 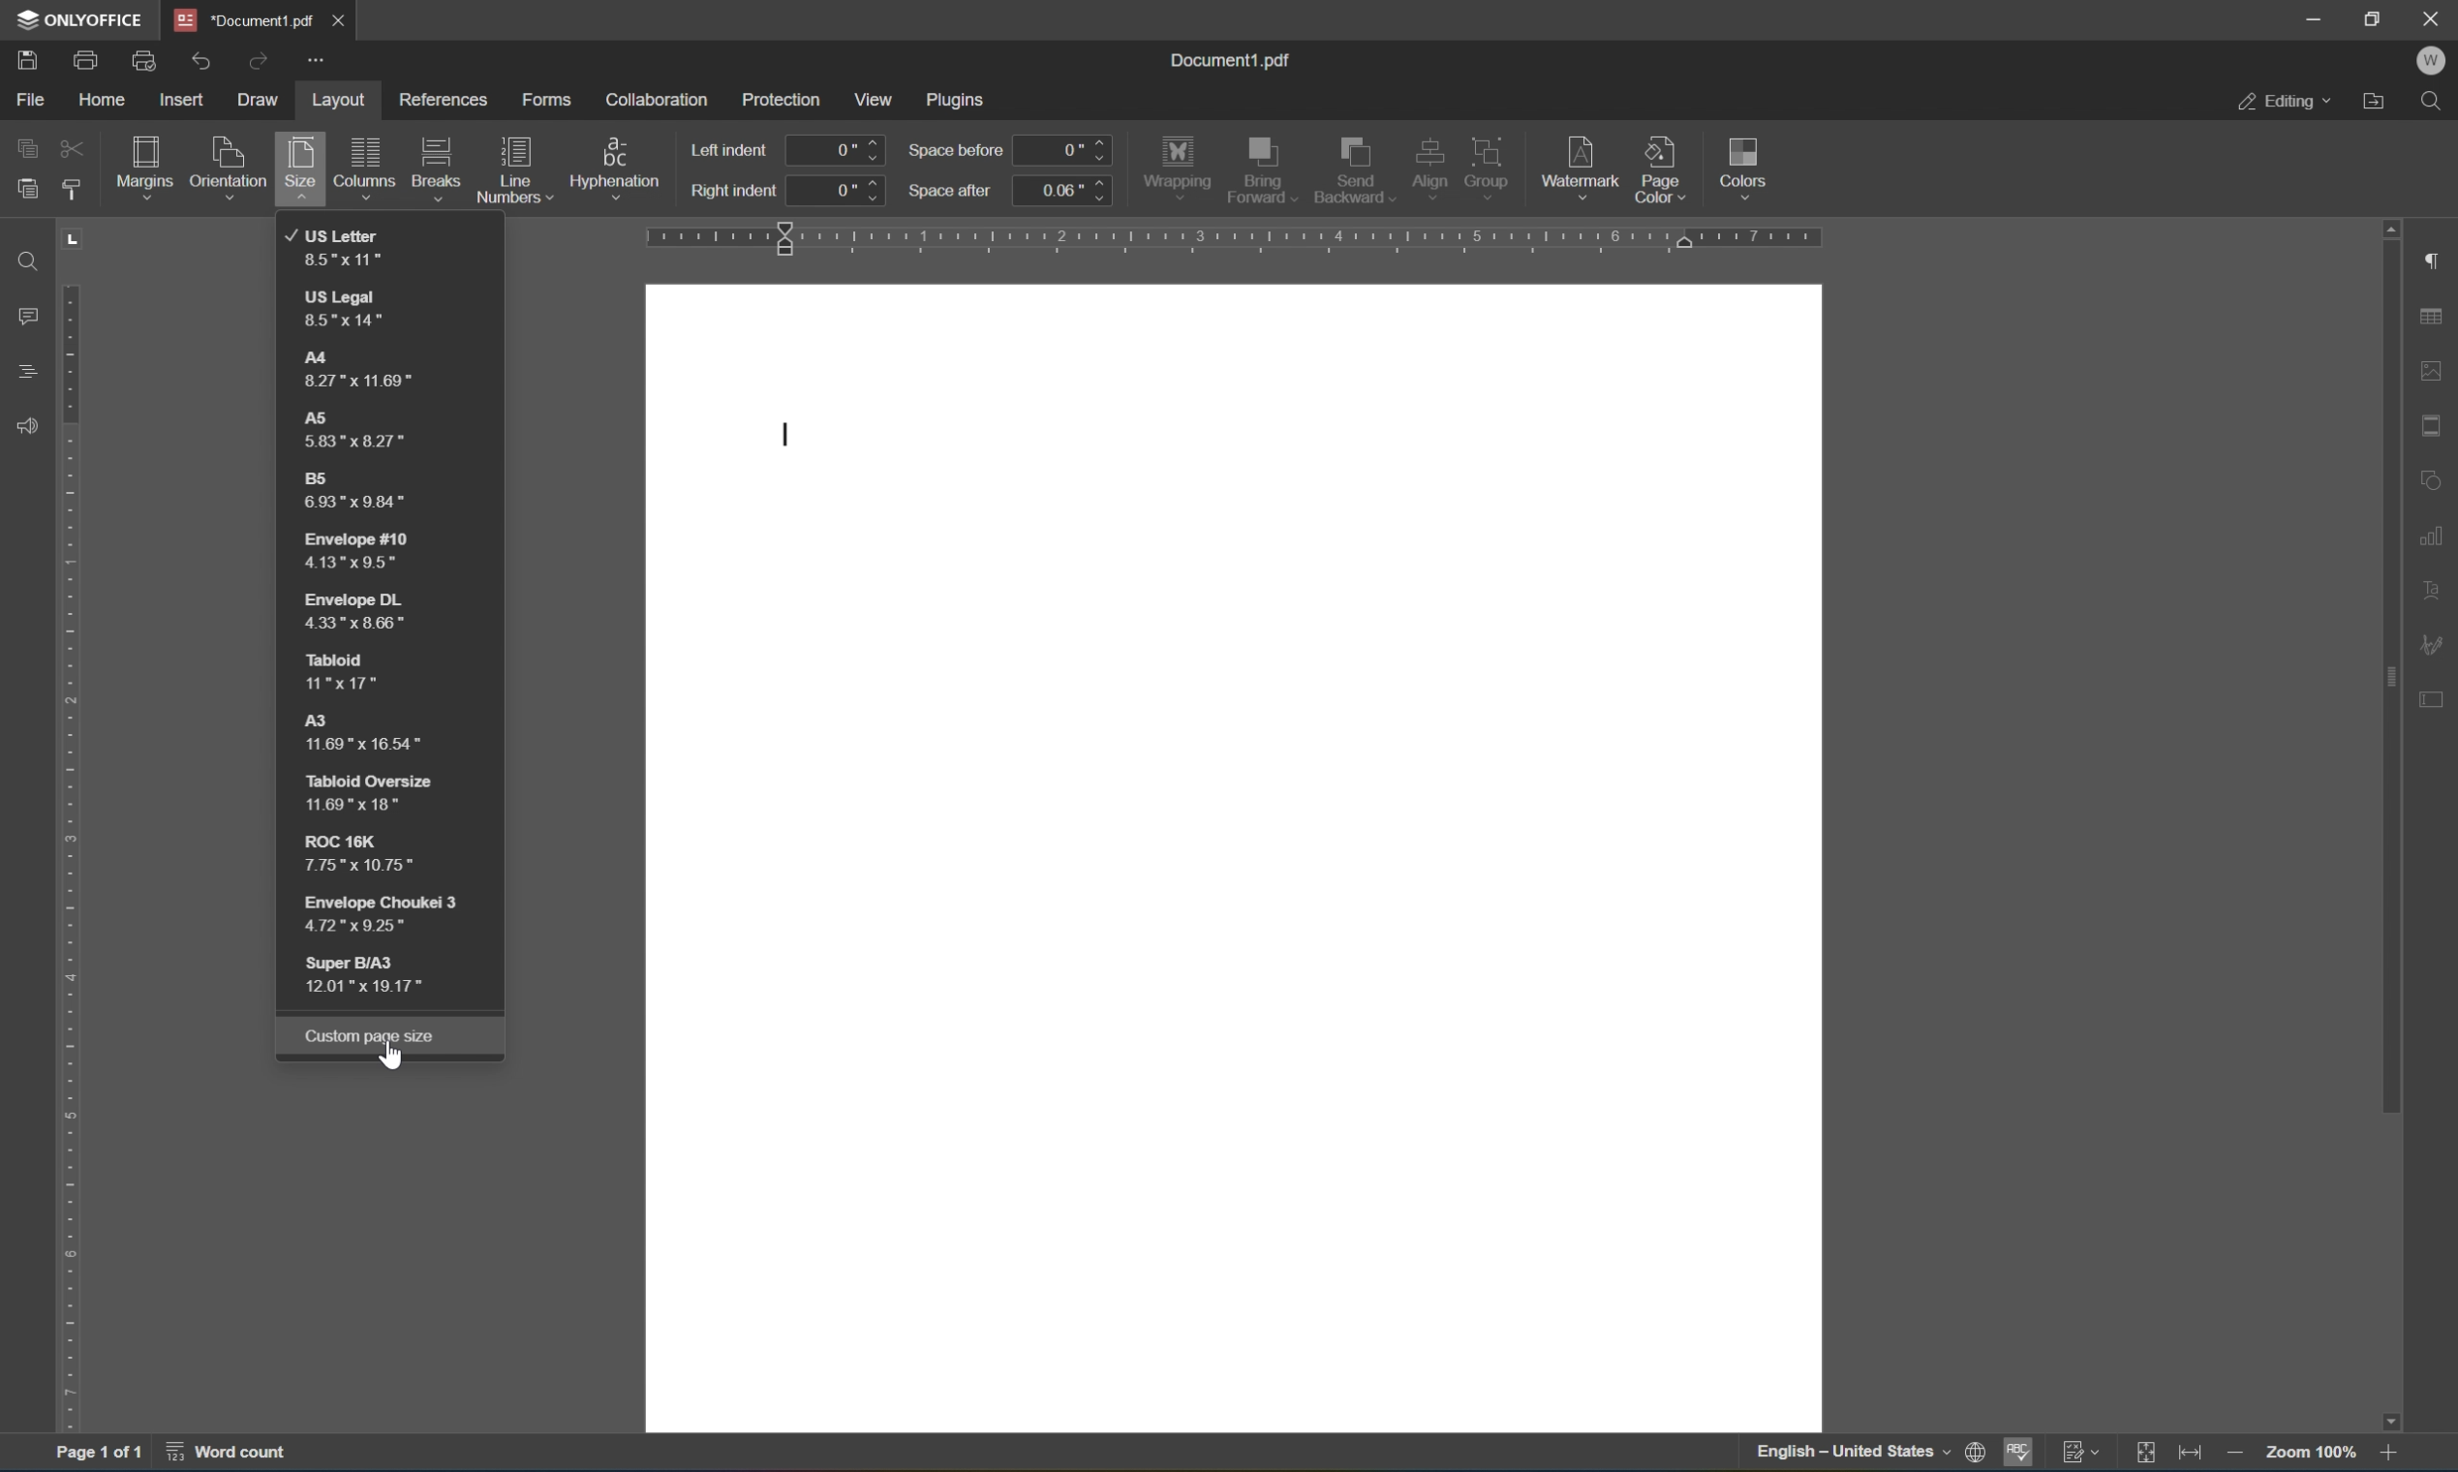 I want to click on headings, so click(x=22, y=374).